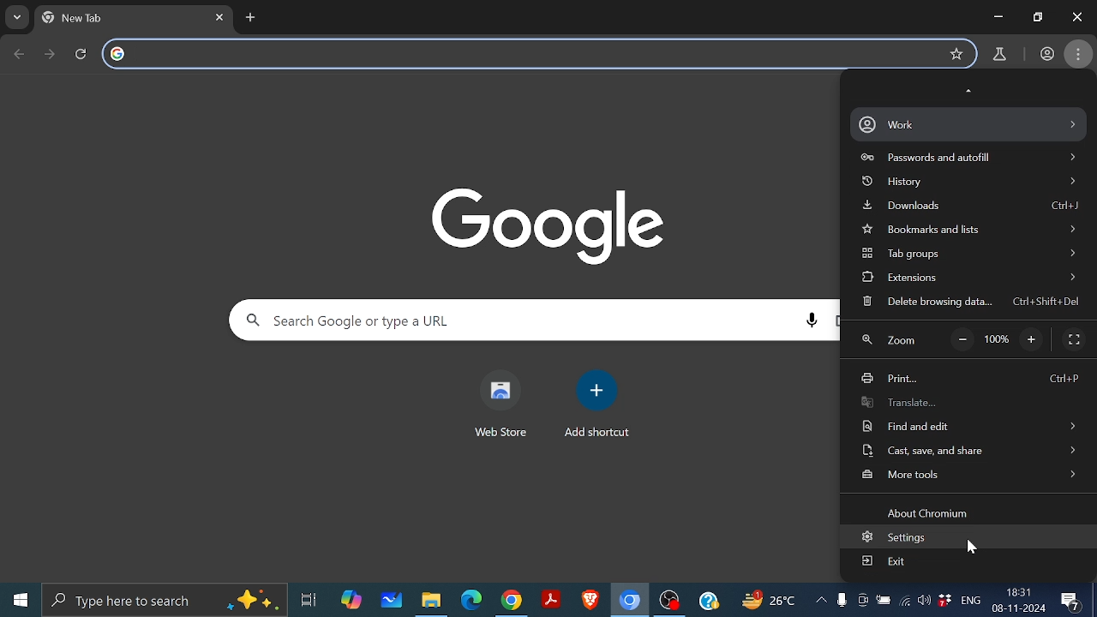  I want to click on History, so click(973, 183).